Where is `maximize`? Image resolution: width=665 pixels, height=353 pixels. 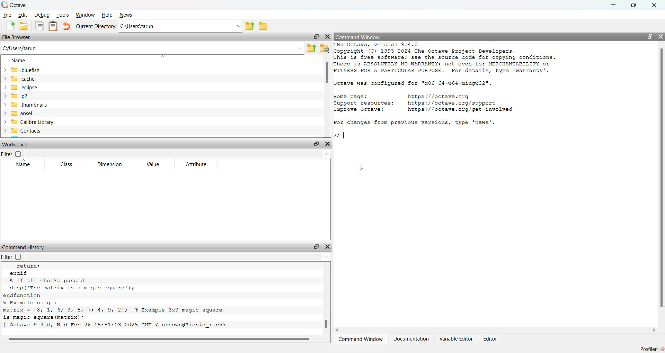 maximize is located at coordinates (315, 246).